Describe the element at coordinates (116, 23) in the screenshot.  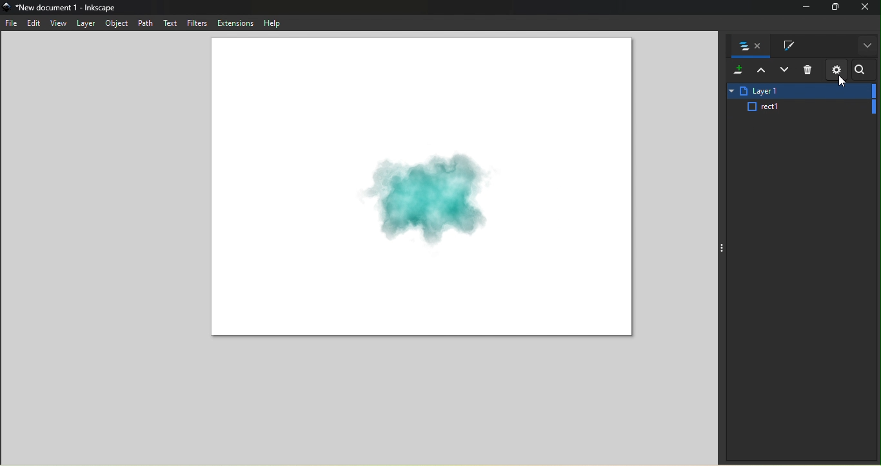
I see `Object` at that location.